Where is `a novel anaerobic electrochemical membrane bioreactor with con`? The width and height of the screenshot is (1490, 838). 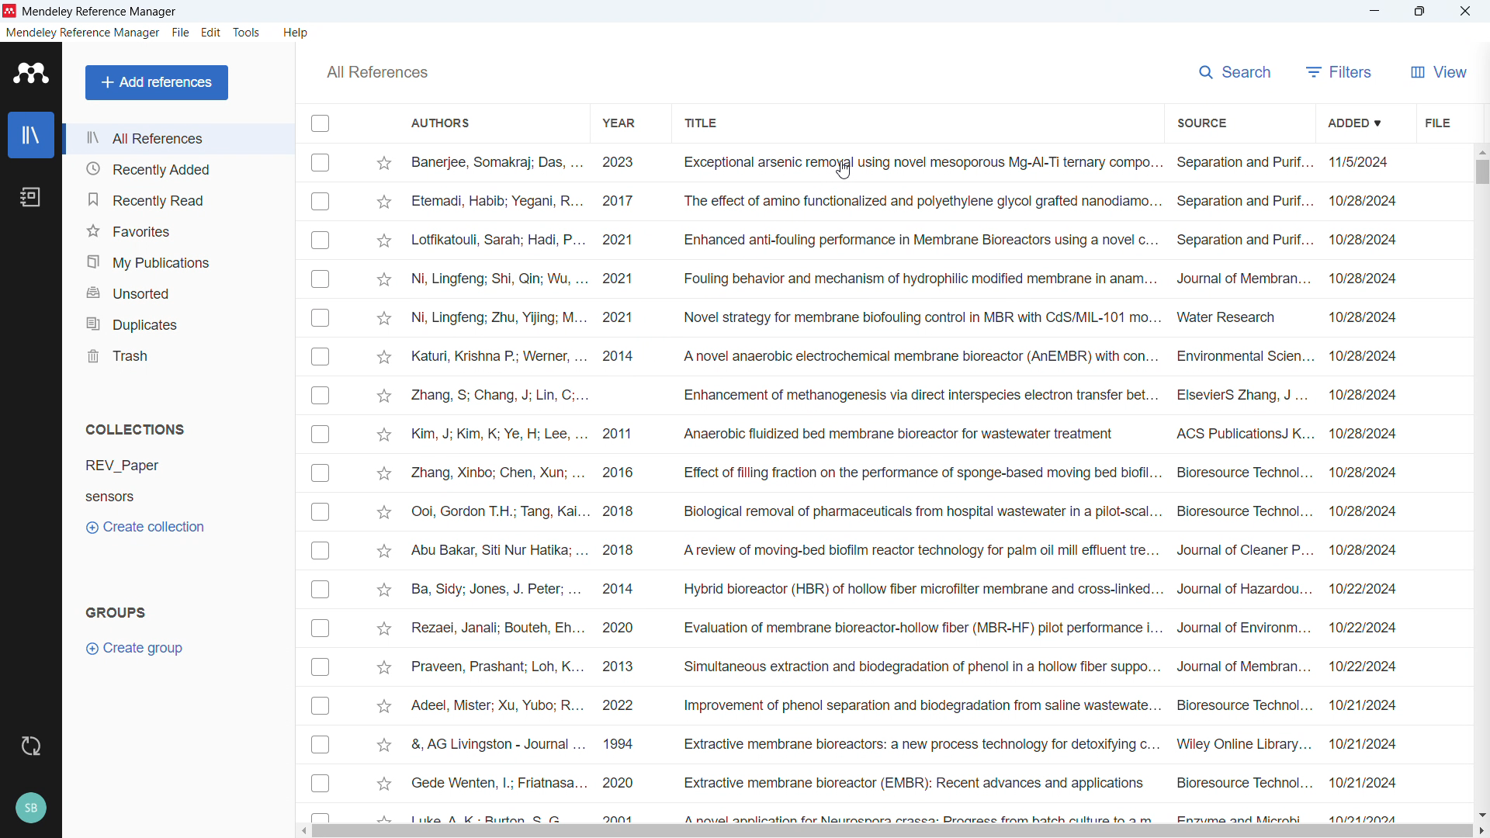 a novel anaerobic electrochemical membrane bioreactor with con is located at coordinates (914, 355).